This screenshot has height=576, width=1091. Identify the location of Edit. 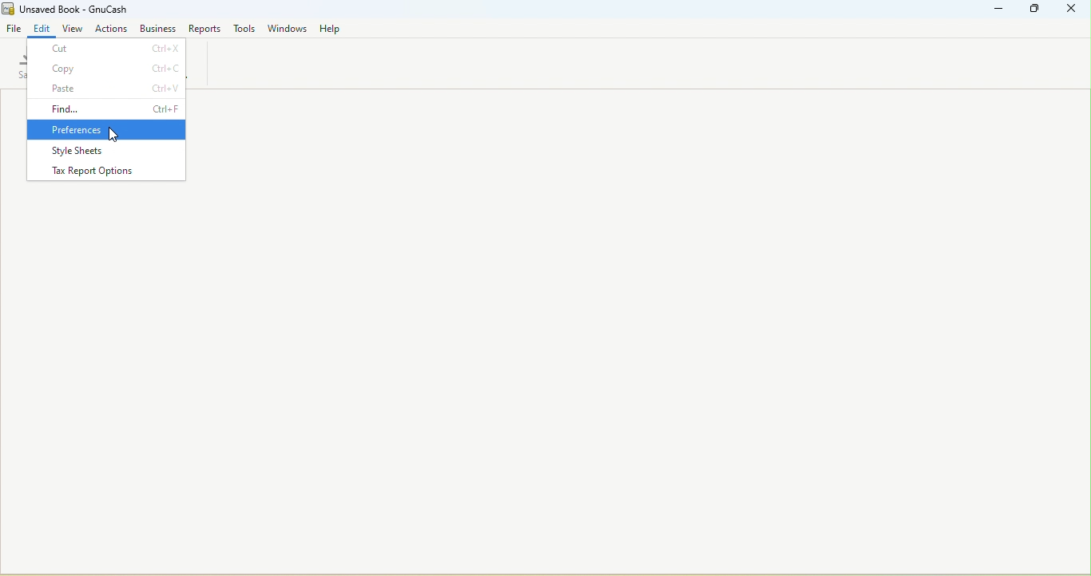
(43, 29).